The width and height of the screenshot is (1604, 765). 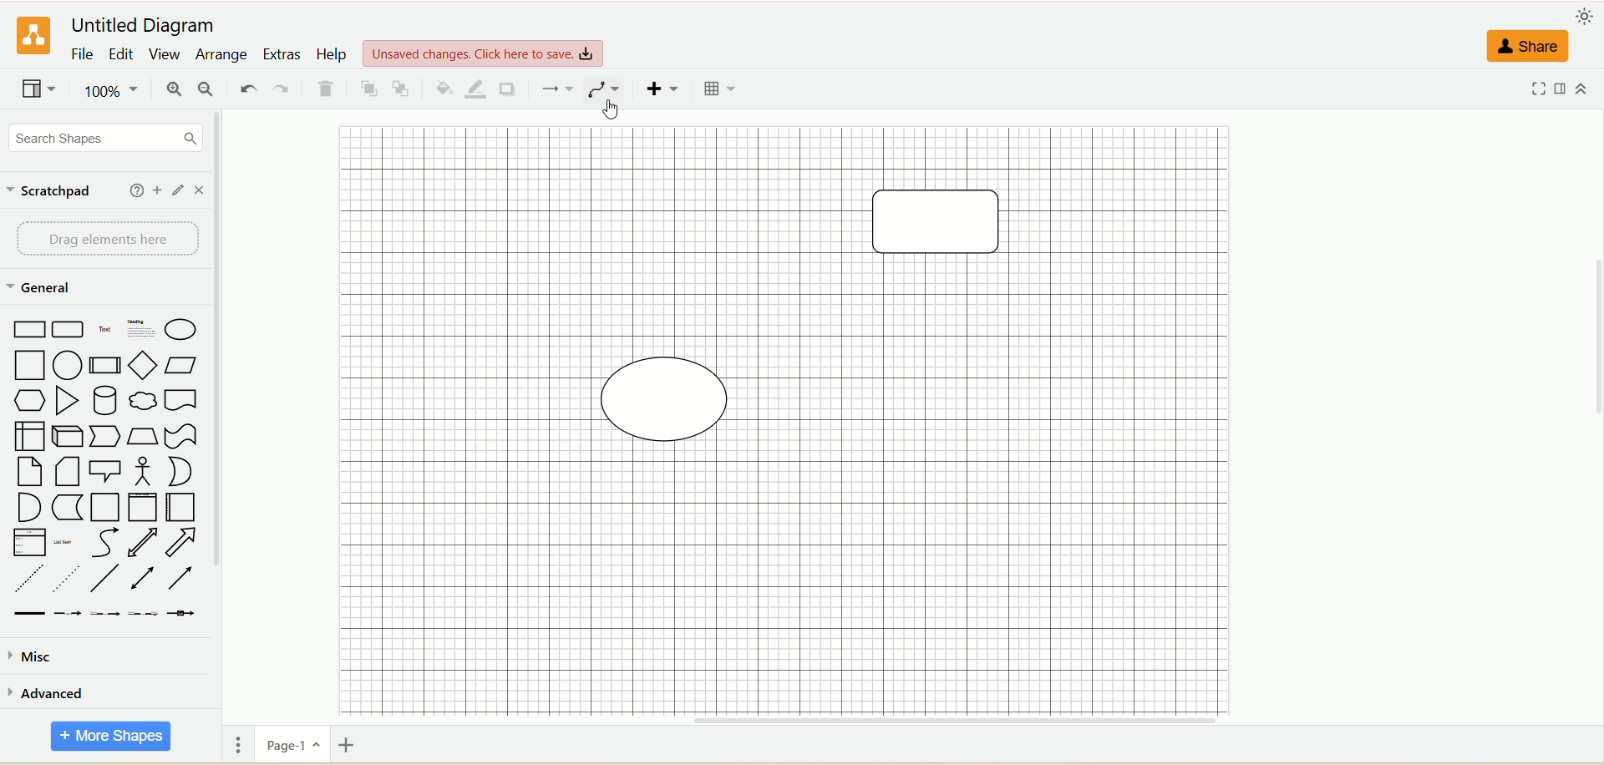 I want to click on waypoints, so click(x=604, y=89).